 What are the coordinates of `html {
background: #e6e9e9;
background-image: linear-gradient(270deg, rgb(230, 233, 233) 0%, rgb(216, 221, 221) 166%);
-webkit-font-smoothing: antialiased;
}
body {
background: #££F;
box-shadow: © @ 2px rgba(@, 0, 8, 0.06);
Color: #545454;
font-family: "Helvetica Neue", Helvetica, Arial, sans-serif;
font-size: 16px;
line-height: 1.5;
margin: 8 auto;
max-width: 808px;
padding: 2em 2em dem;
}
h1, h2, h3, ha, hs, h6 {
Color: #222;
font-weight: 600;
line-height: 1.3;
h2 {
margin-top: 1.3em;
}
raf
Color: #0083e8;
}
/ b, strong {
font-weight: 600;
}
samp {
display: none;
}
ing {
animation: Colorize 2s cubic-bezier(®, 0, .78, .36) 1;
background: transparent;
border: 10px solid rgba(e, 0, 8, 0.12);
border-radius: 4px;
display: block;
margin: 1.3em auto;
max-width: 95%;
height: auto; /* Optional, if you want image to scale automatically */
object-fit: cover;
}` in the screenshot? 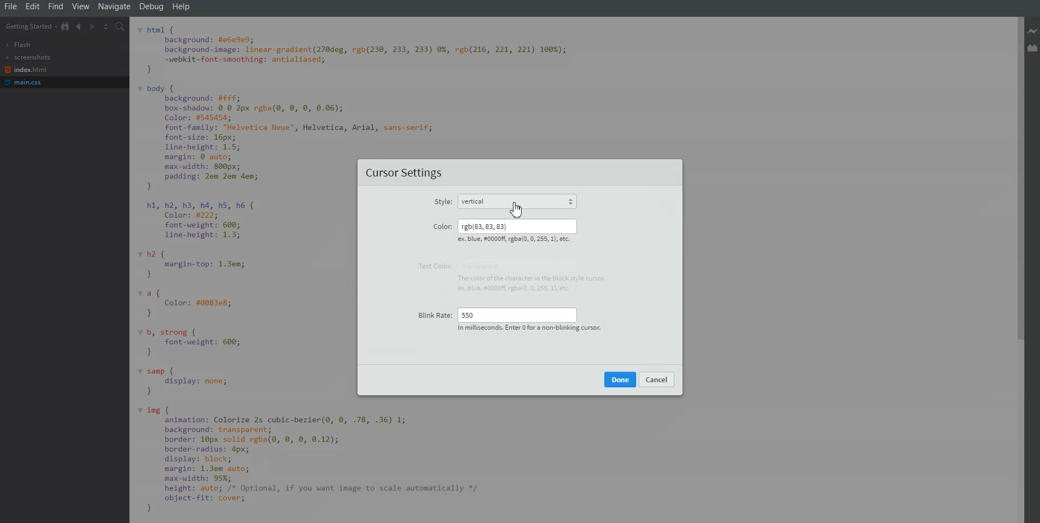 It's located at (246, 272).